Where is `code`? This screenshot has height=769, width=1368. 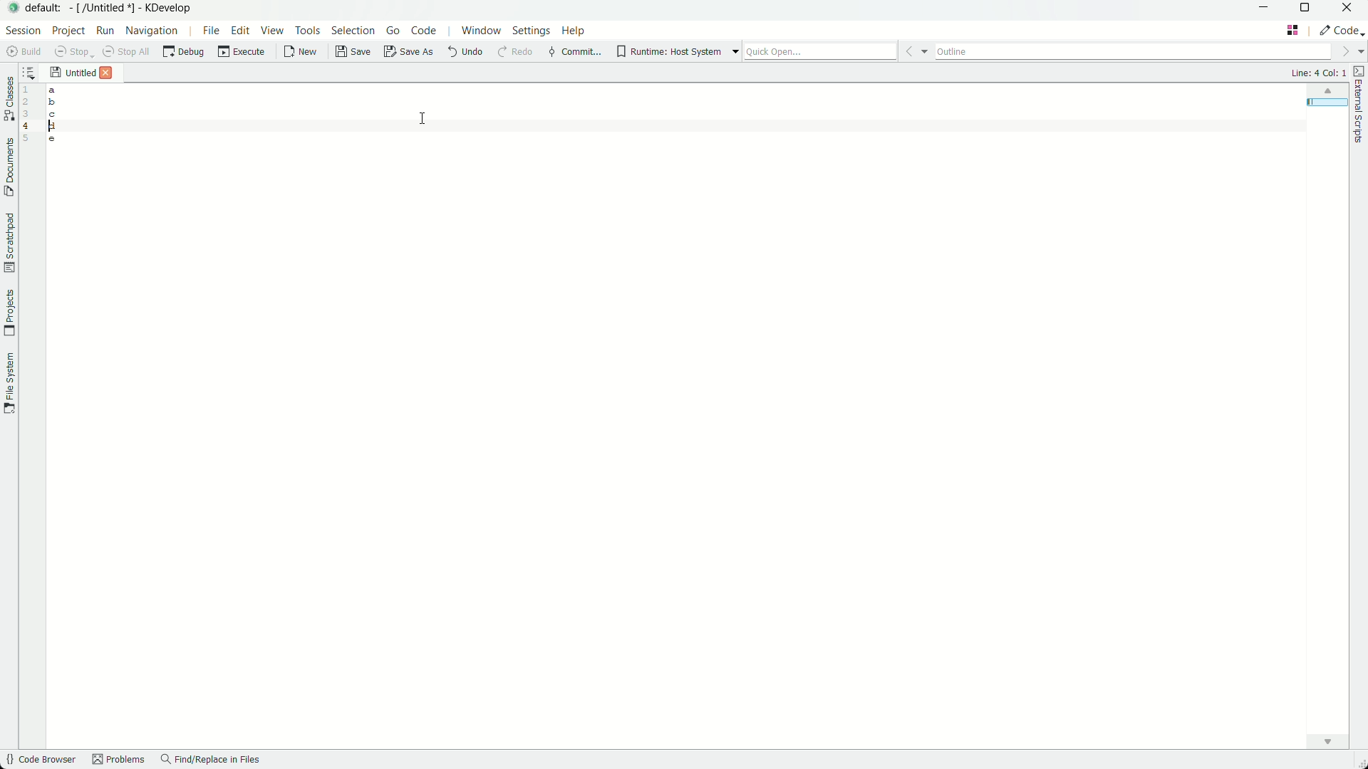
code is located at coordinates (427, 33).